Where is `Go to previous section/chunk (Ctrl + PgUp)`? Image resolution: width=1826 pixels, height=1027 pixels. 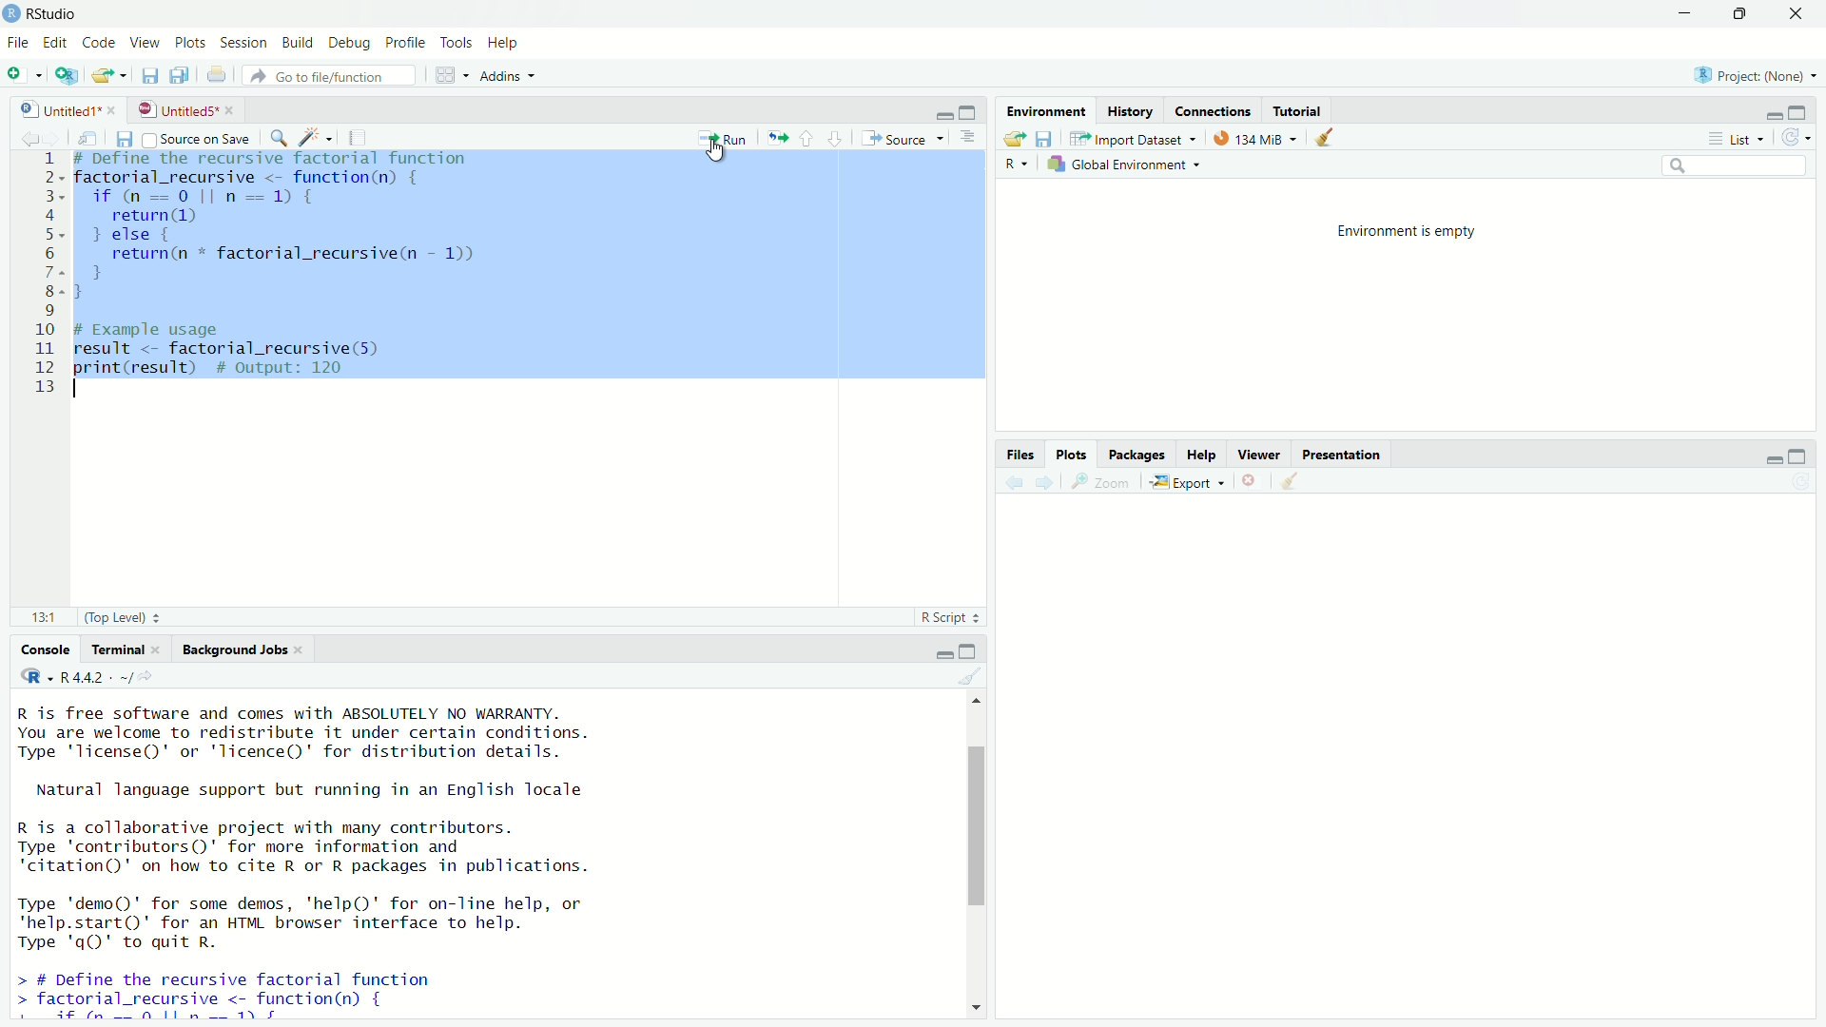 Go to previous section/chunk (Ctrl + PgUp) is located at coordinates (809, 137).